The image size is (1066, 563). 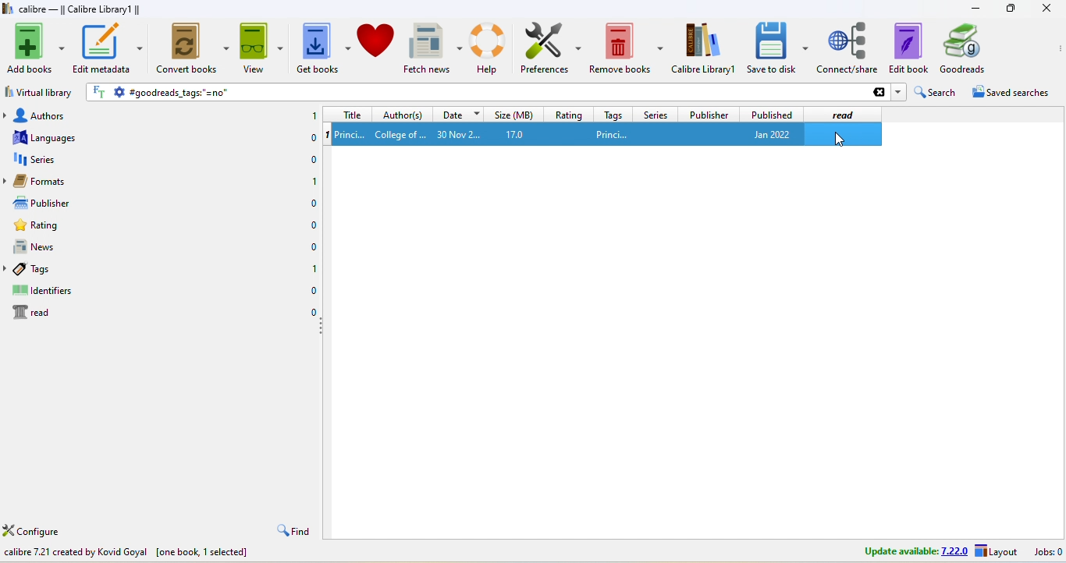 I want to click on cursor, so click(x=839, y=140).